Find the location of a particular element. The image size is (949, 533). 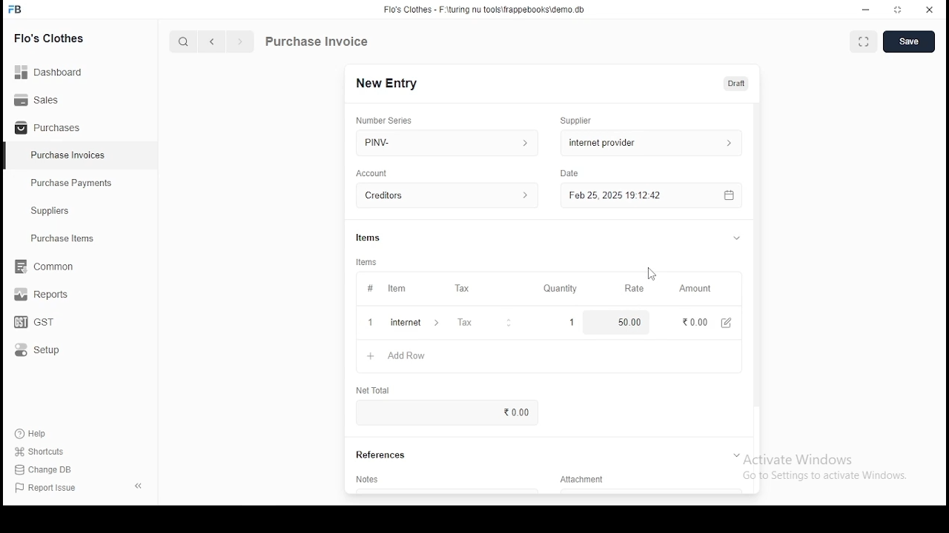

50.00 is located at coordinates (625, 321).